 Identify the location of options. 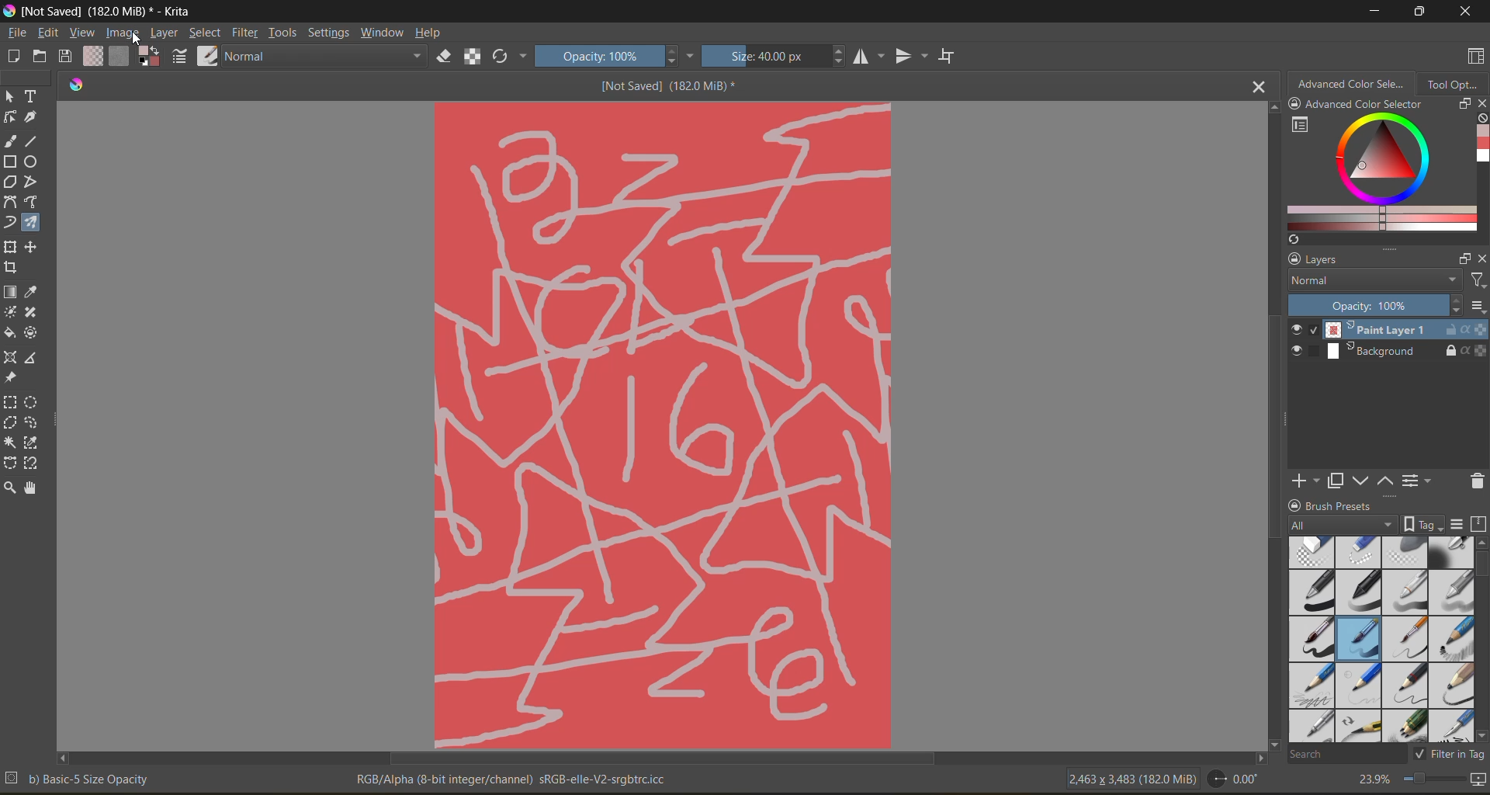
(1478, 308).